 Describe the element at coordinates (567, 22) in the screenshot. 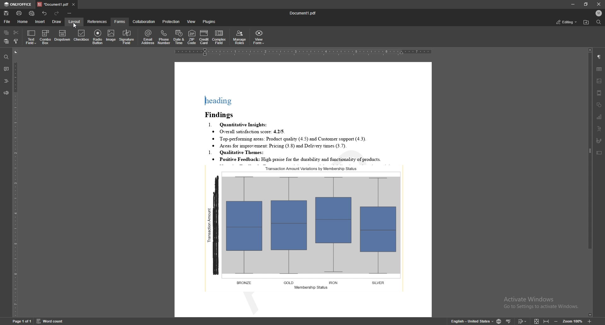

I see `status` at that location.